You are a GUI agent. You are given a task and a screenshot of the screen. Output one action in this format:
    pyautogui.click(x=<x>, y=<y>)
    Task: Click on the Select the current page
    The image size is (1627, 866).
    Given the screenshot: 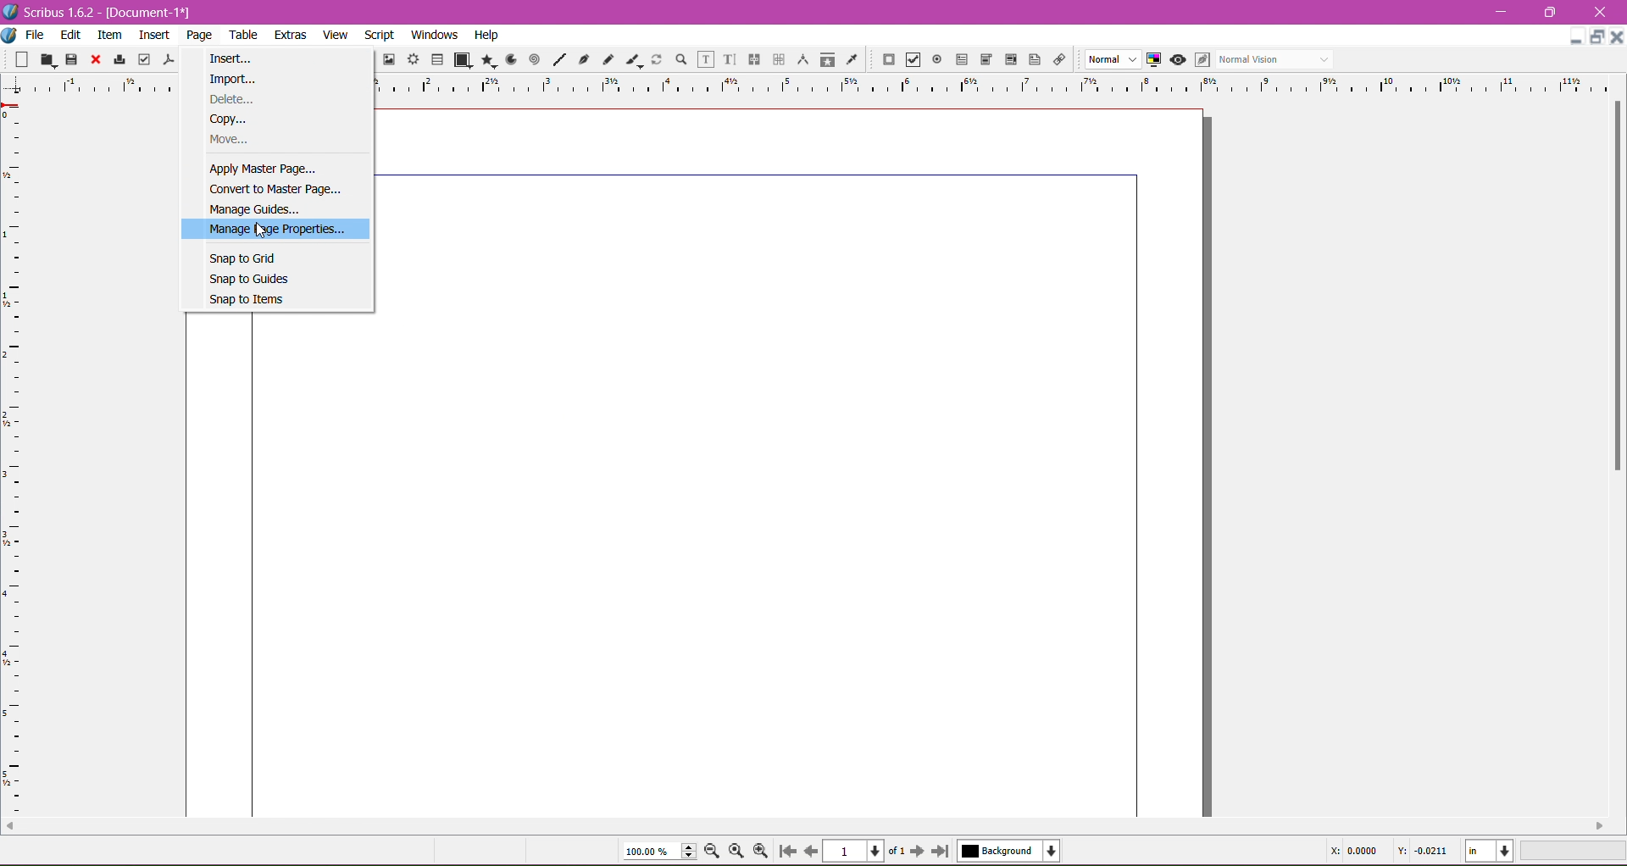 What is the action you would take?
    pyautogui.click(x=865, y=851)
    